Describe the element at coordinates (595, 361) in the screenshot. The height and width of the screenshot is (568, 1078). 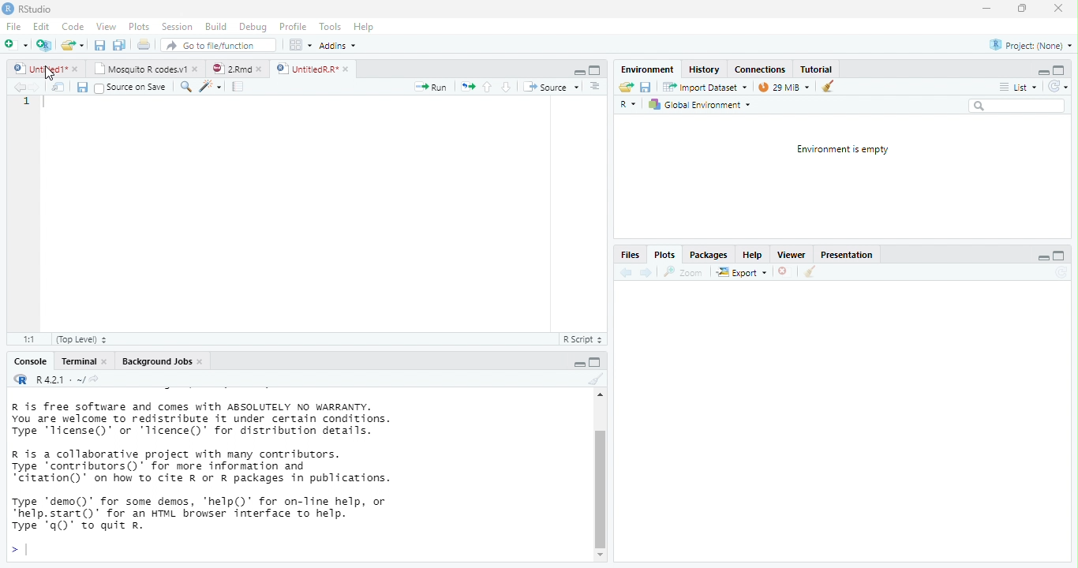
I see `minimize` at that location.